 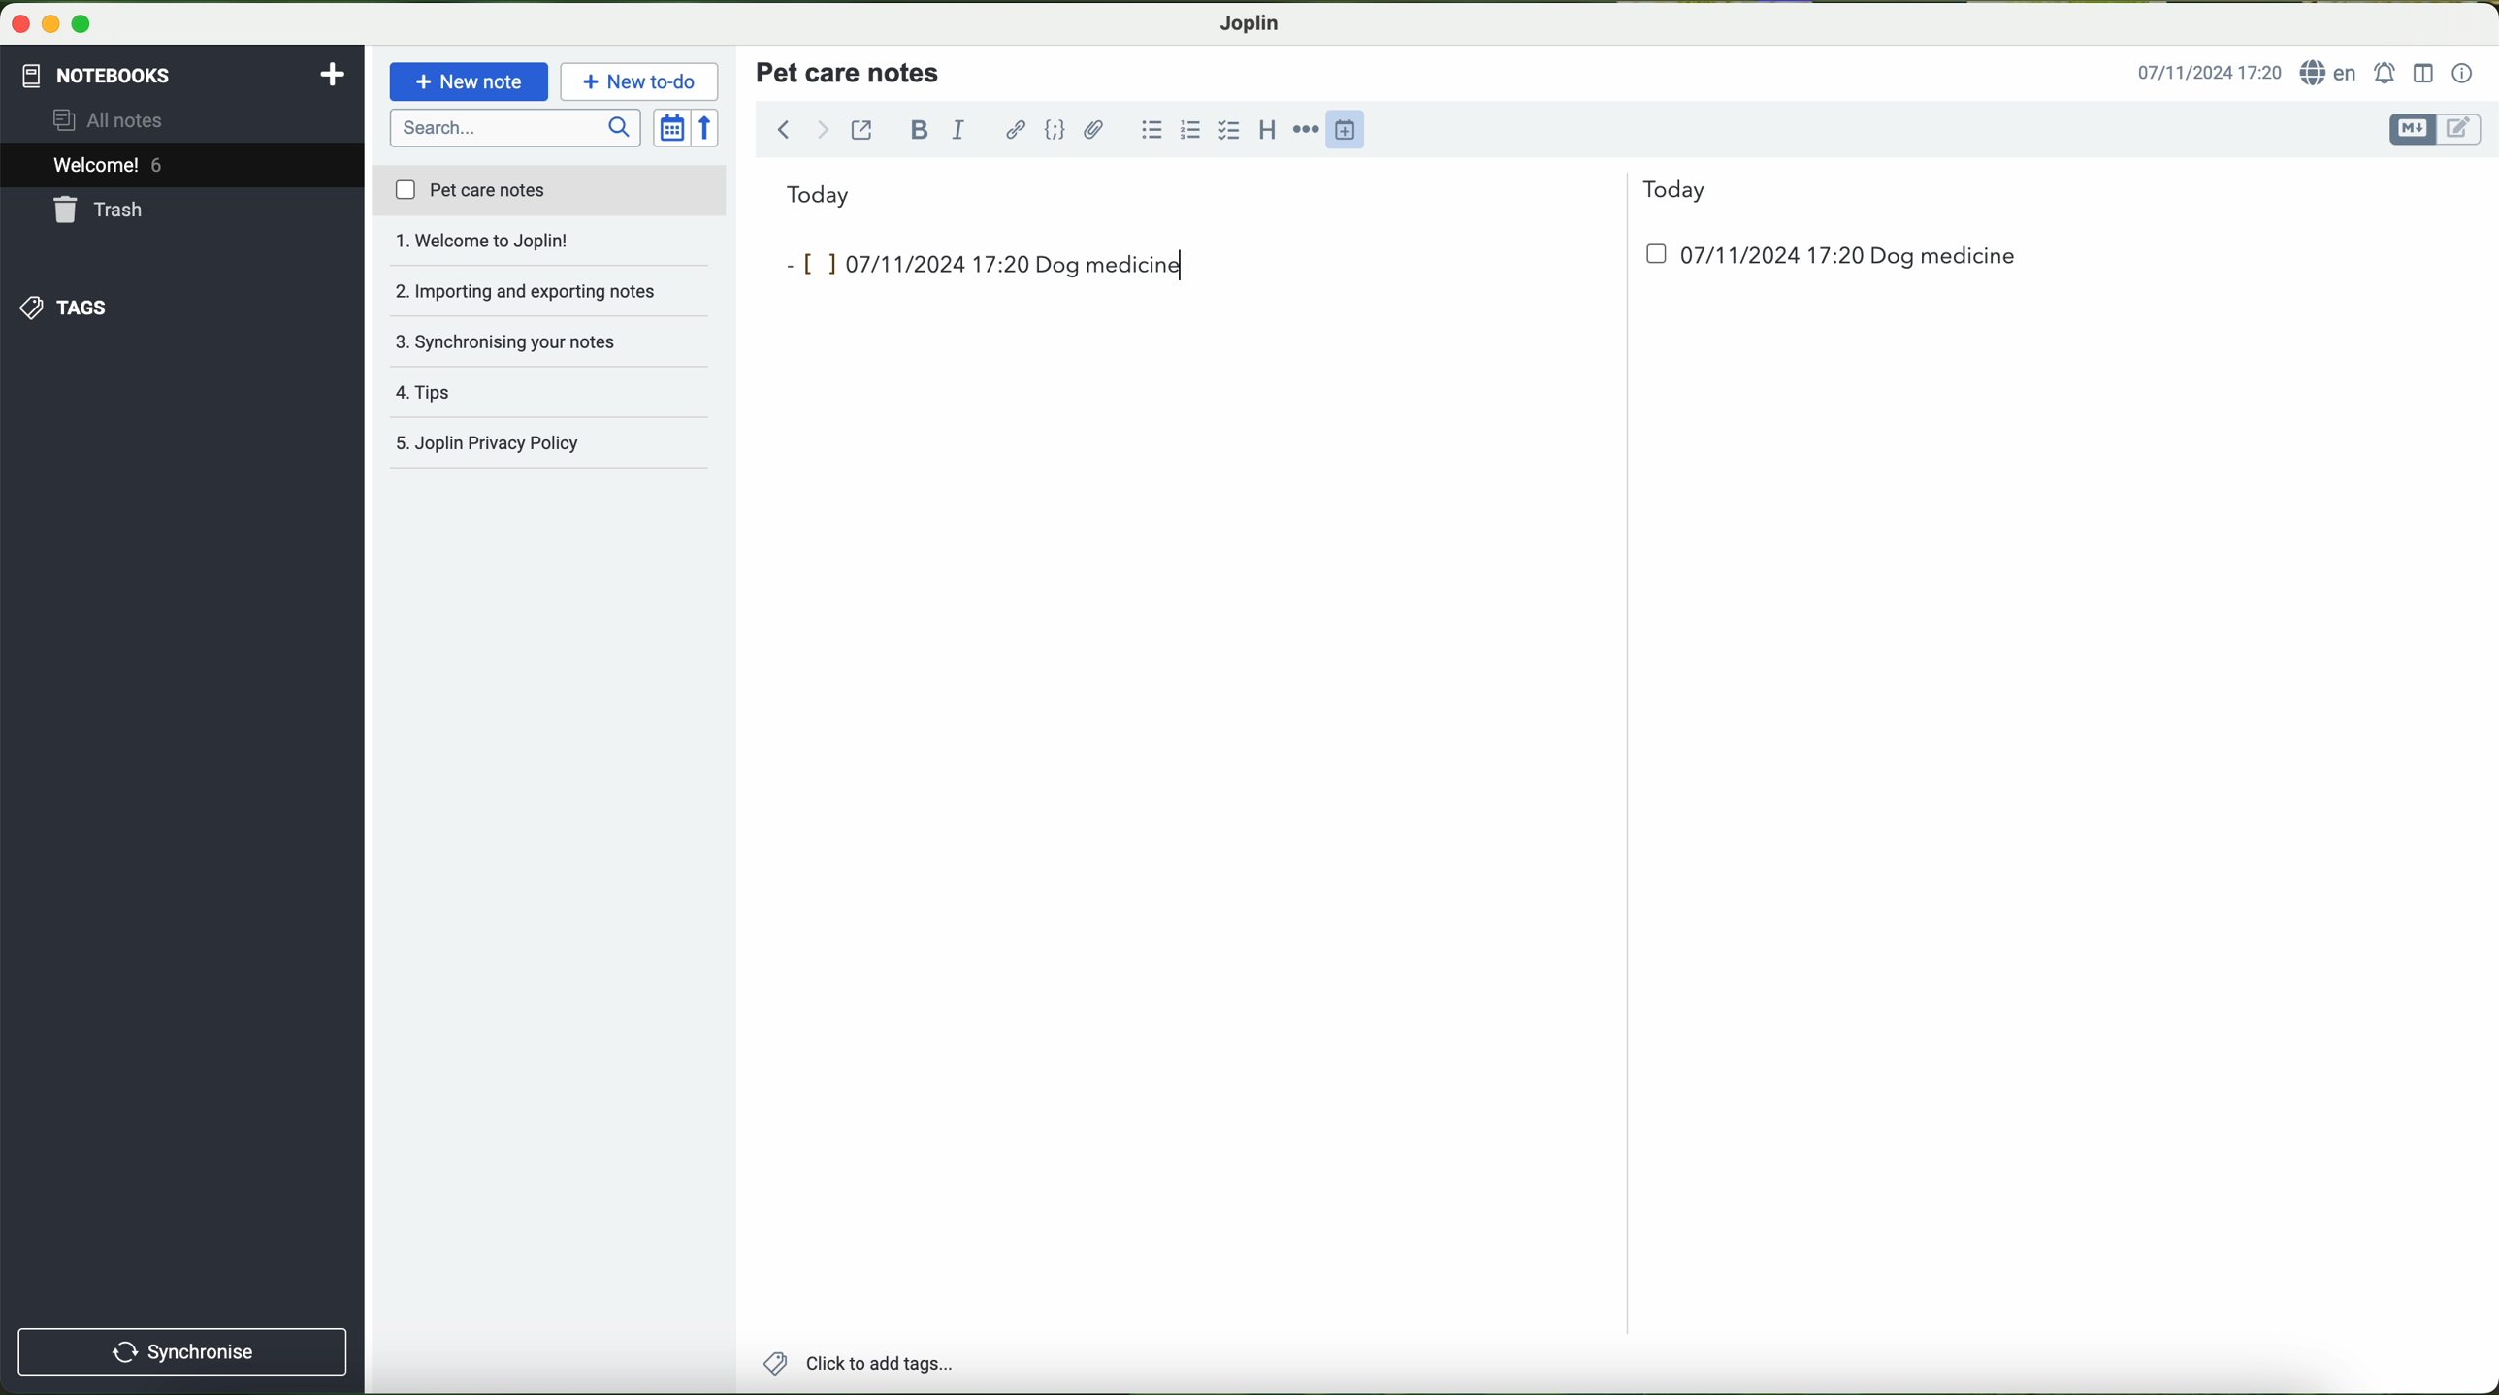 What do you see at coordinates (470, 81) in the screenshot?
I see `new note button` at bounding box center [470, 81].